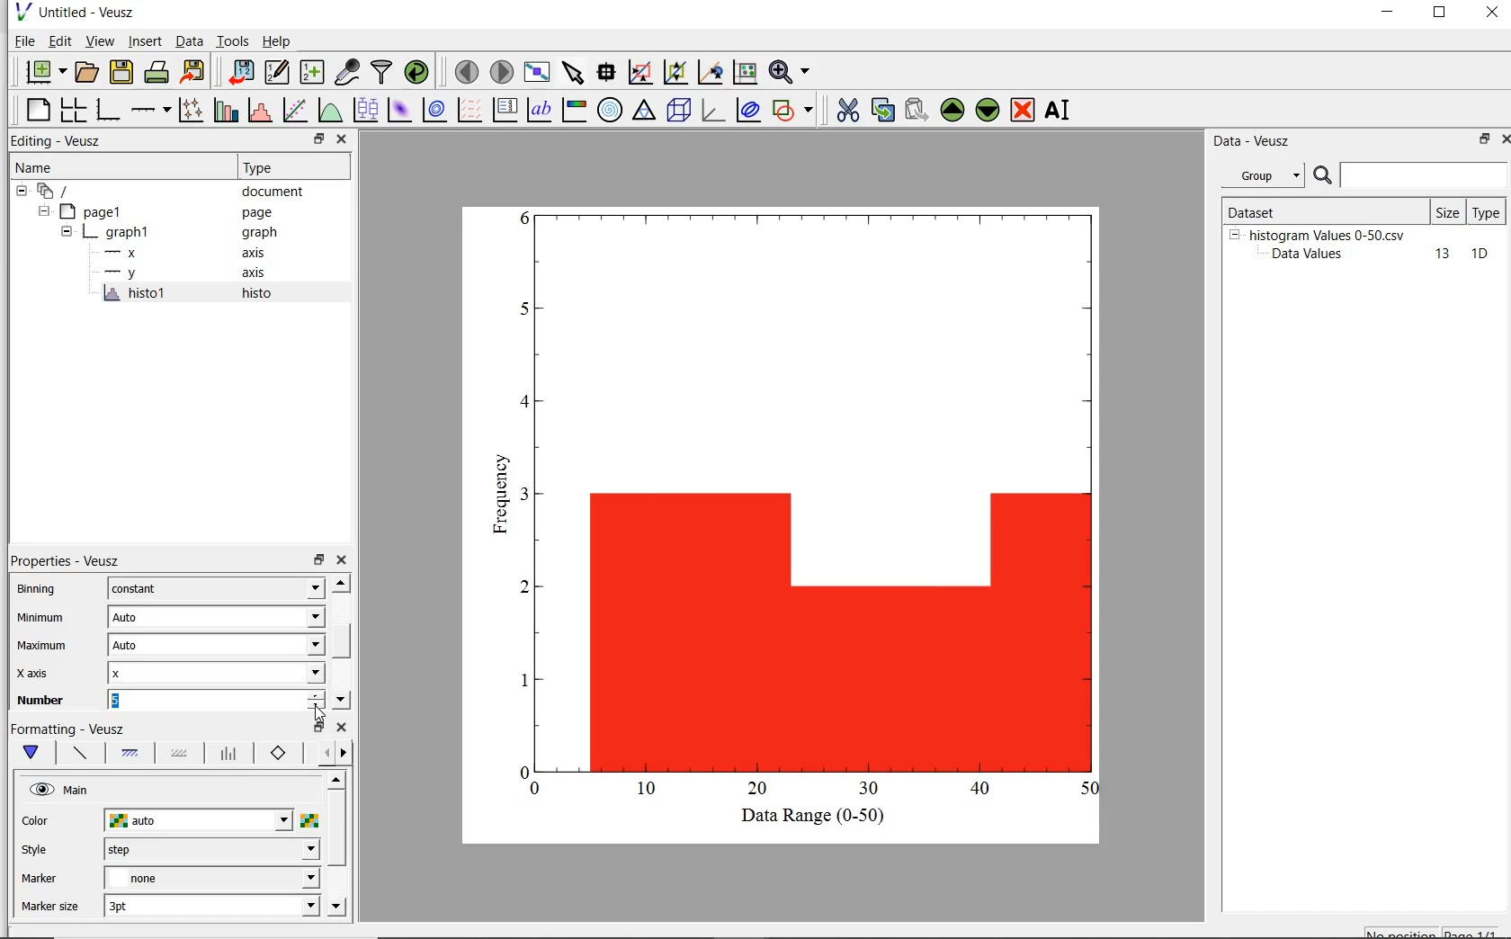 The width and height of the screenshot is (1511, 939). Describe the element at coordinates (42, 647) in the screenshot. I see `Maximum` at that location.